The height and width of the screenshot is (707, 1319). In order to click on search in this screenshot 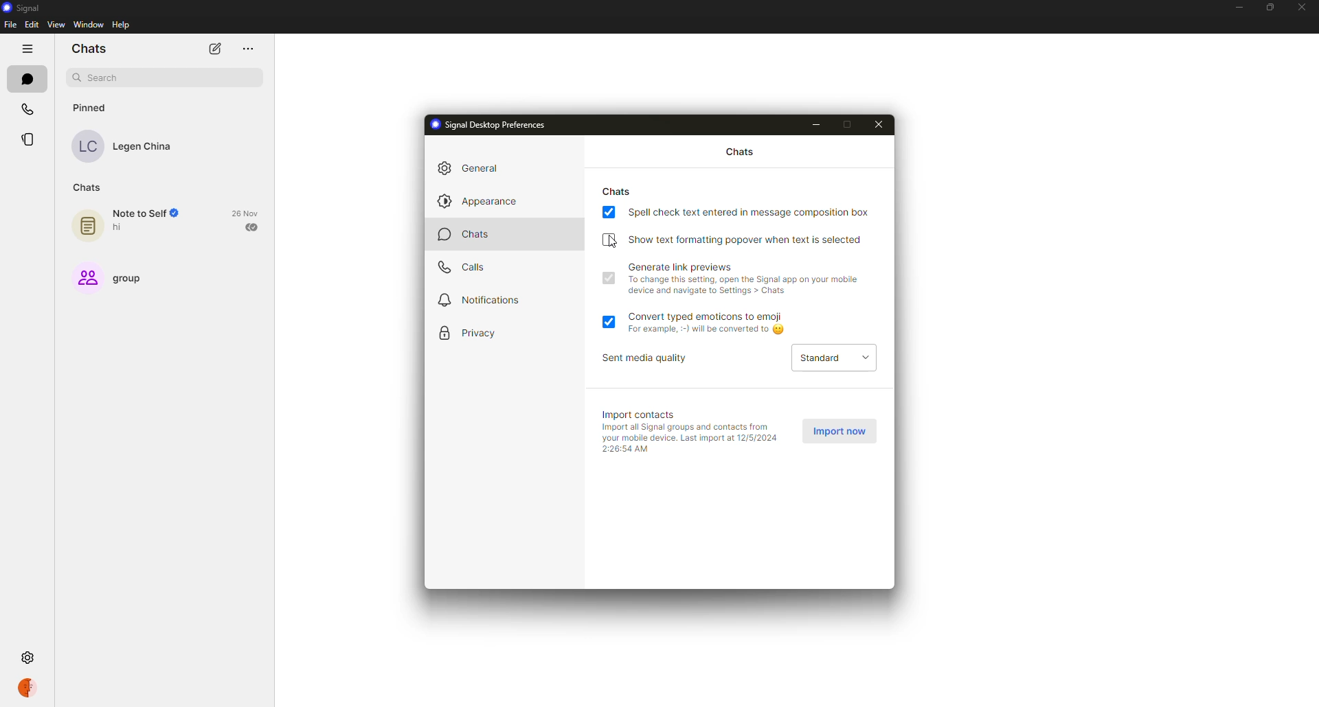, I will do `click(165, 79)`.